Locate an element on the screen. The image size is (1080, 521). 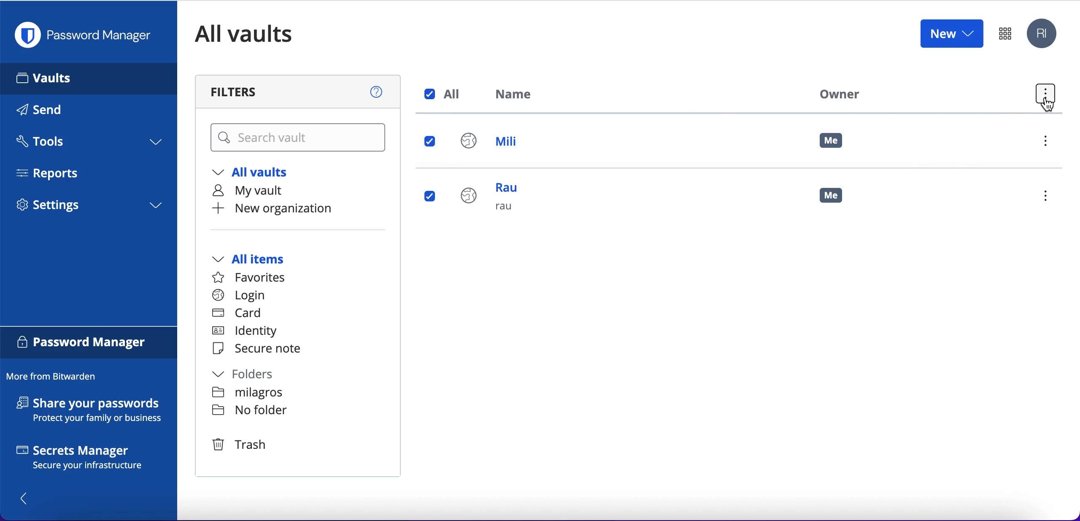
send is located at coordinates (51, 111).